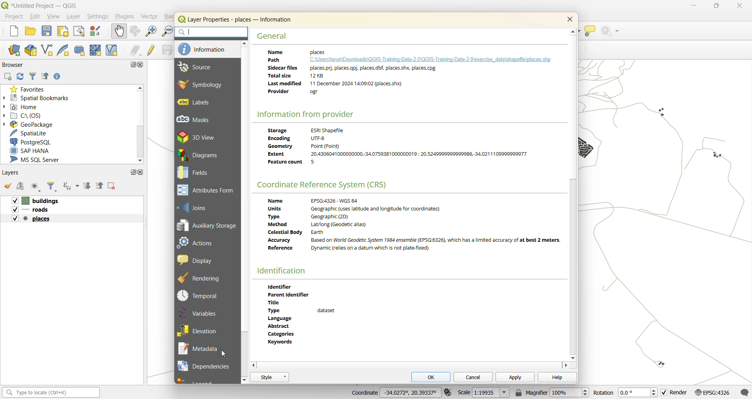 The height and width of the screenshot is (399, 752). Describe the element at coordinates (7, 77) in the screenshot. I see `add` at that location.